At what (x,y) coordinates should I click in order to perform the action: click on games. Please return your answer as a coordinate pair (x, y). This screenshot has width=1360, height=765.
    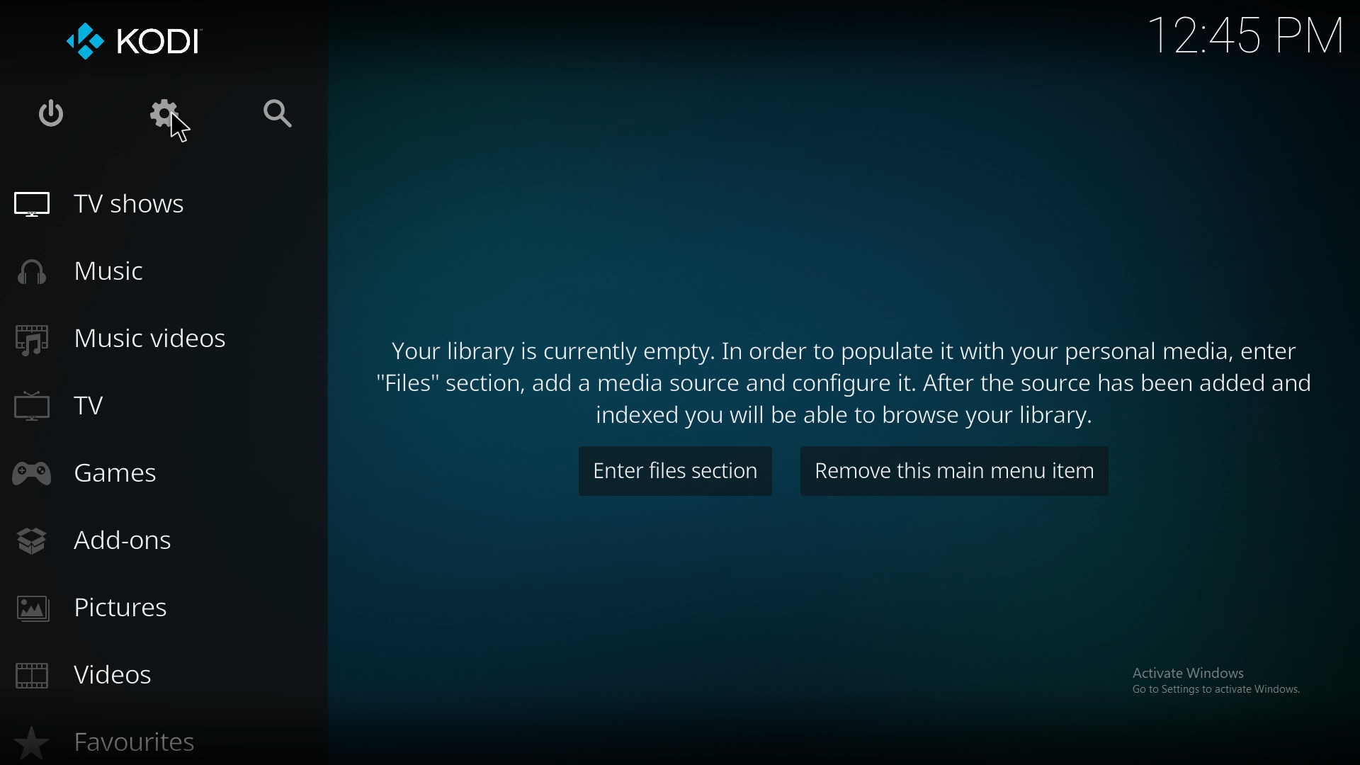
    Looking at the image, I should click on (108, 474).